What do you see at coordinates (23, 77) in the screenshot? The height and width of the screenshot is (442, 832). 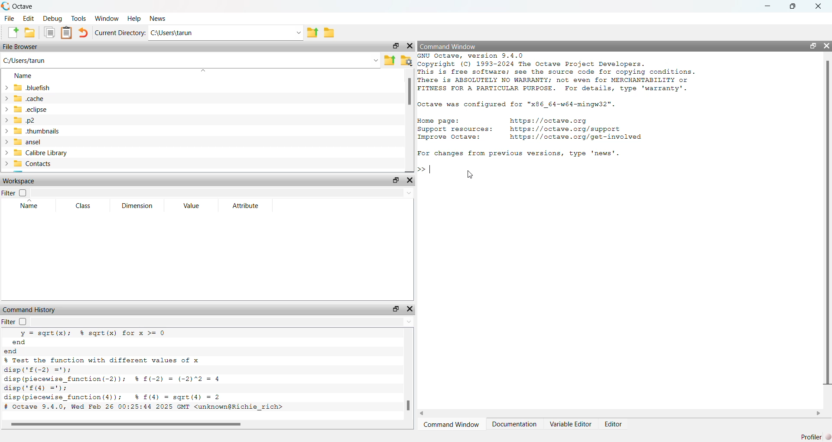 I see `Name` at bounding box center [23, 77].